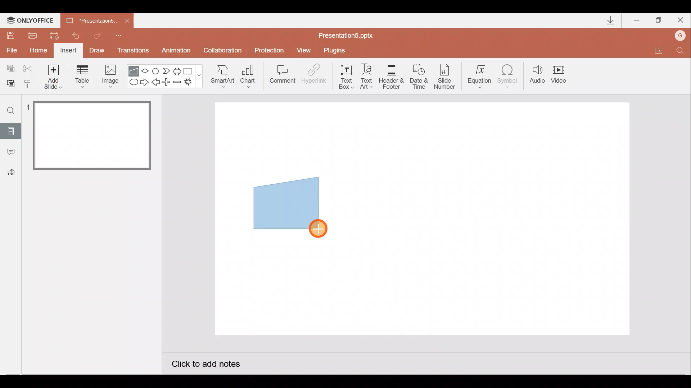 Image resolution: width=691 pixels, height=388 pixels. Describe the element at coordinates (77, 36) in the screenshot. I see `Undo` at that location.